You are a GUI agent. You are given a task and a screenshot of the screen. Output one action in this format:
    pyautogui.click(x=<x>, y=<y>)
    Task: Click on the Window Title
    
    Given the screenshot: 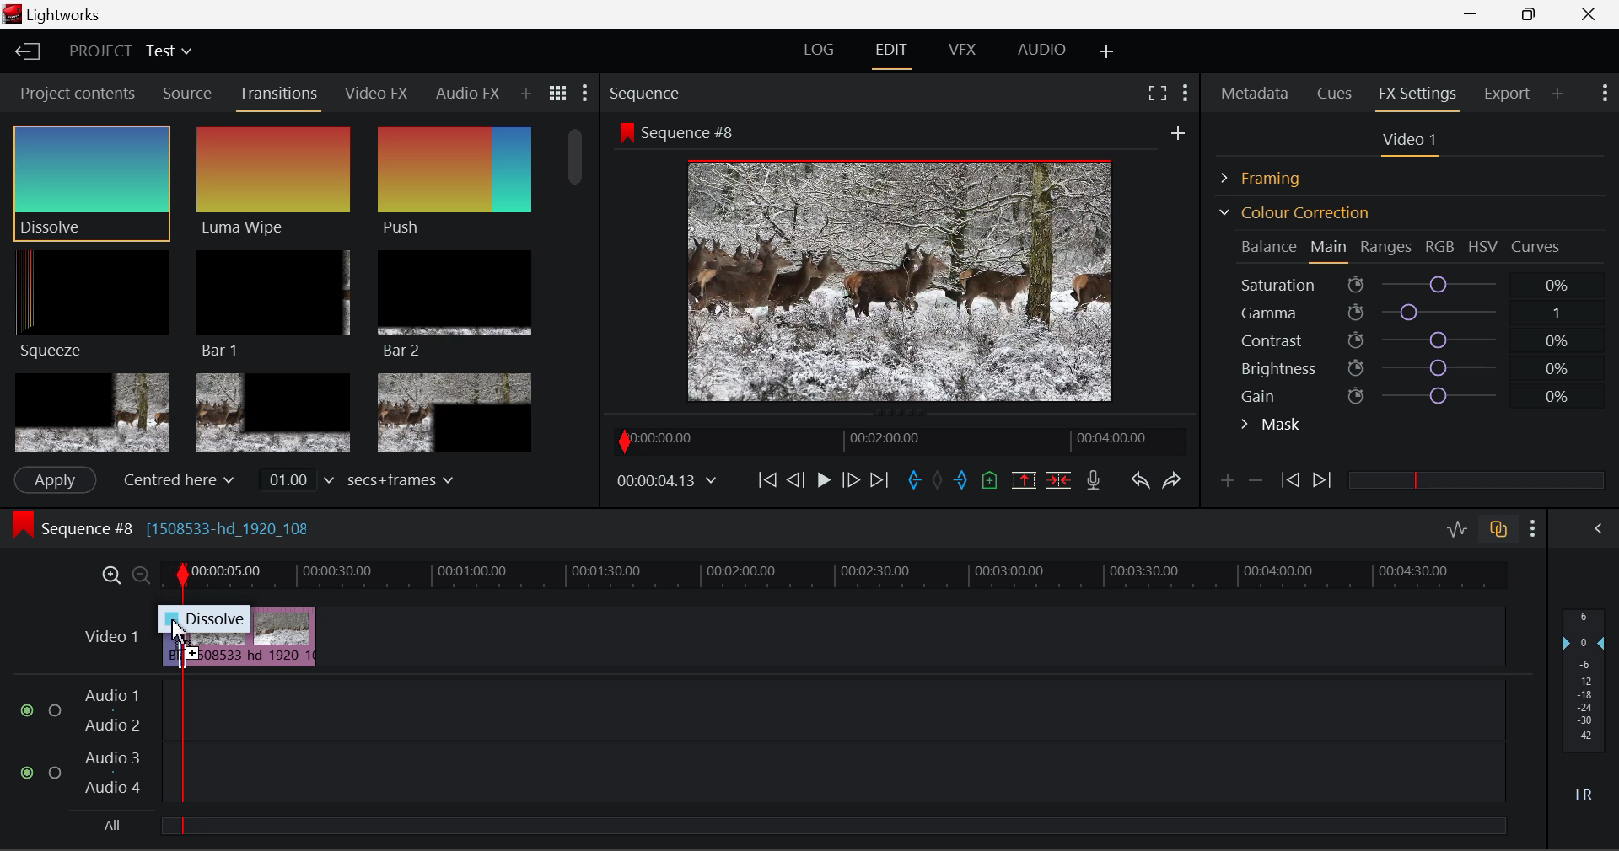 What is the action you would take?
    pyautogui.click(x=56, y=16)
    